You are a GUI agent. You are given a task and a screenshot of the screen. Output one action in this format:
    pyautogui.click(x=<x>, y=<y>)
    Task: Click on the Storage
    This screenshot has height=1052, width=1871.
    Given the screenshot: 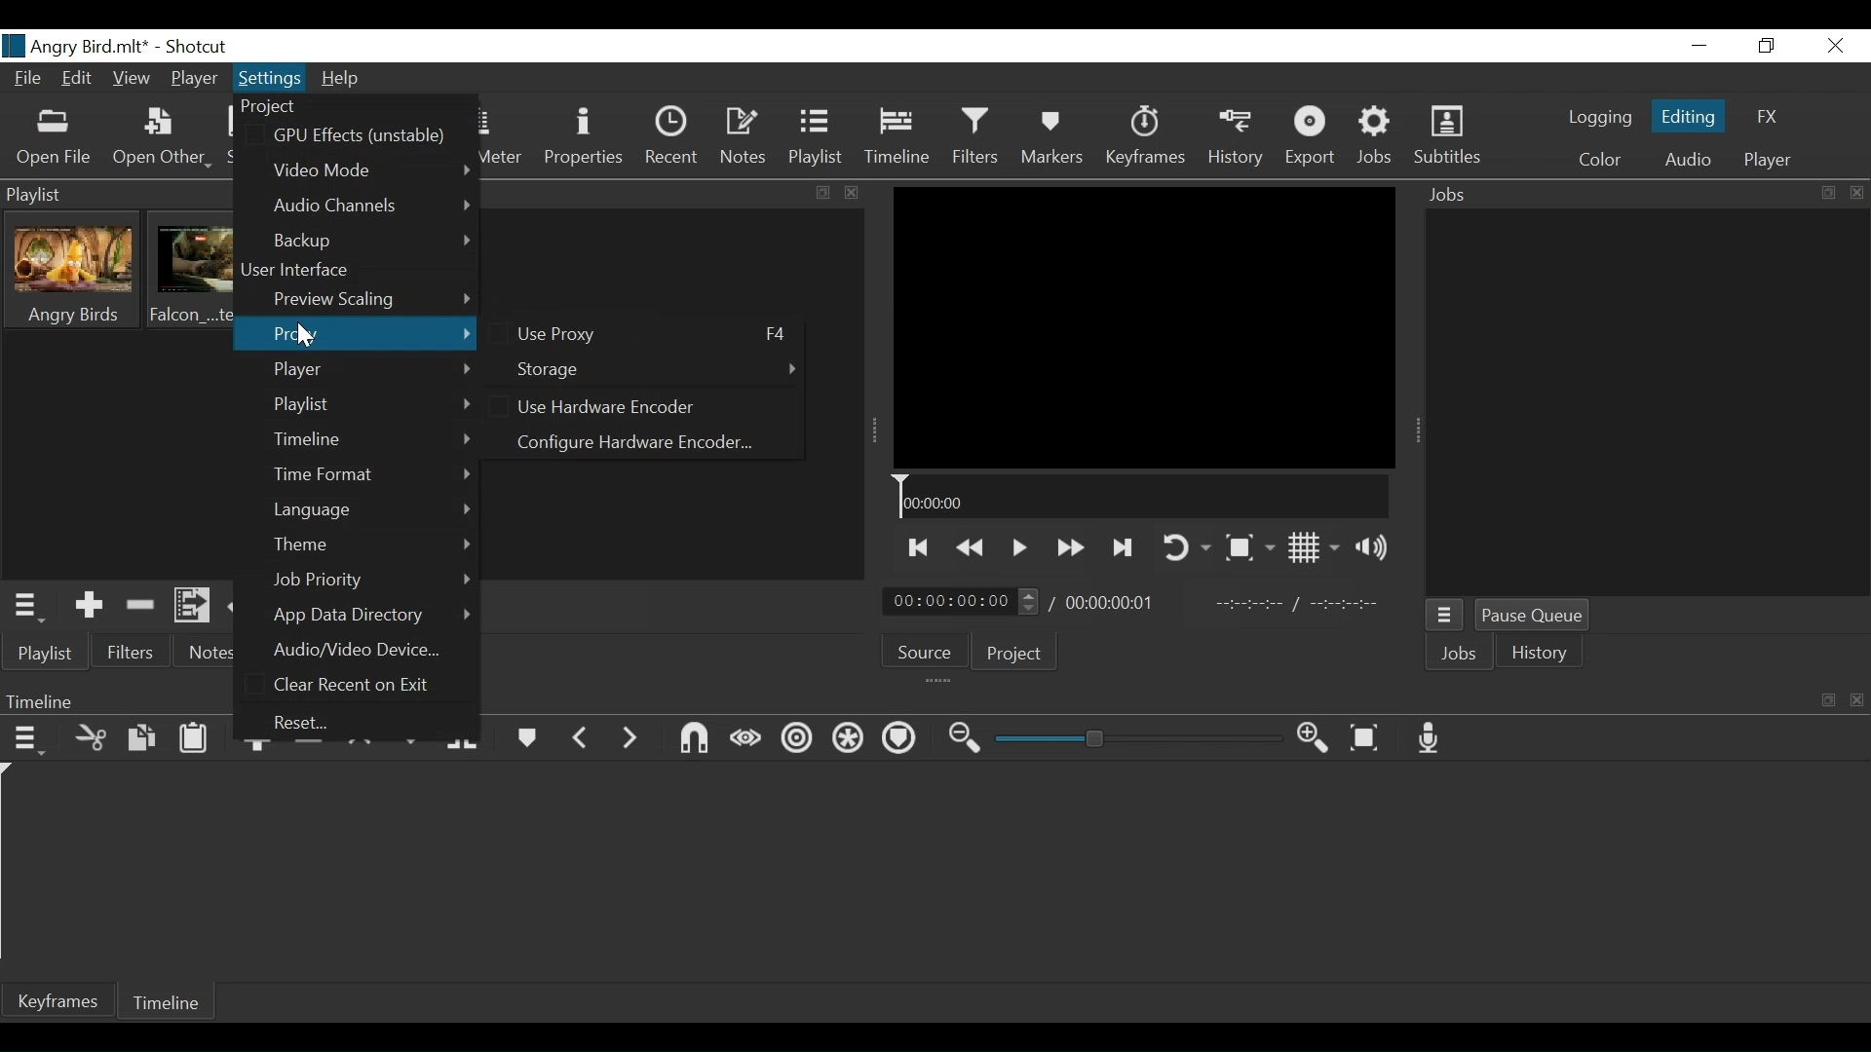 What is the action you would take?
    pyautogui.click(x=648, y=370)
    